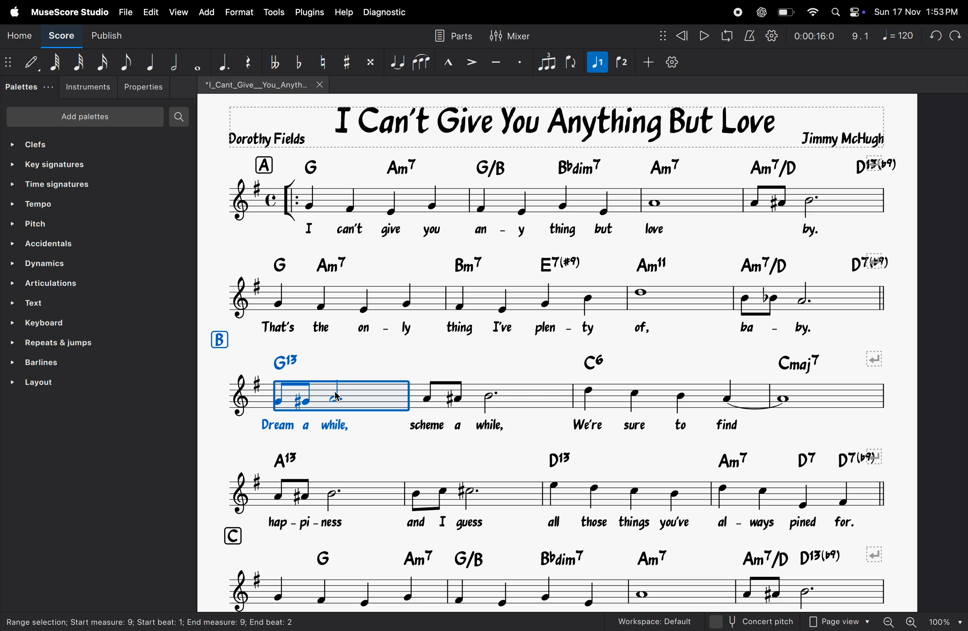  What do you see at coordinates (59, 38) in the screenshot?
I see `Score` at bounding box center [59, 38].